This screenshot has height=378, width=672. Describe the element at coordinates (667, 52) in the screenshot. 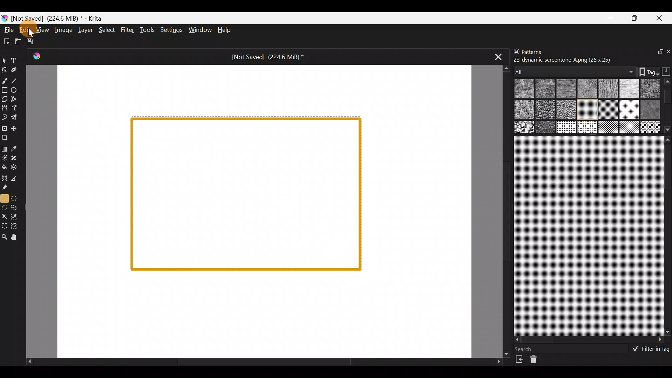

I see `Close docker` at that location.